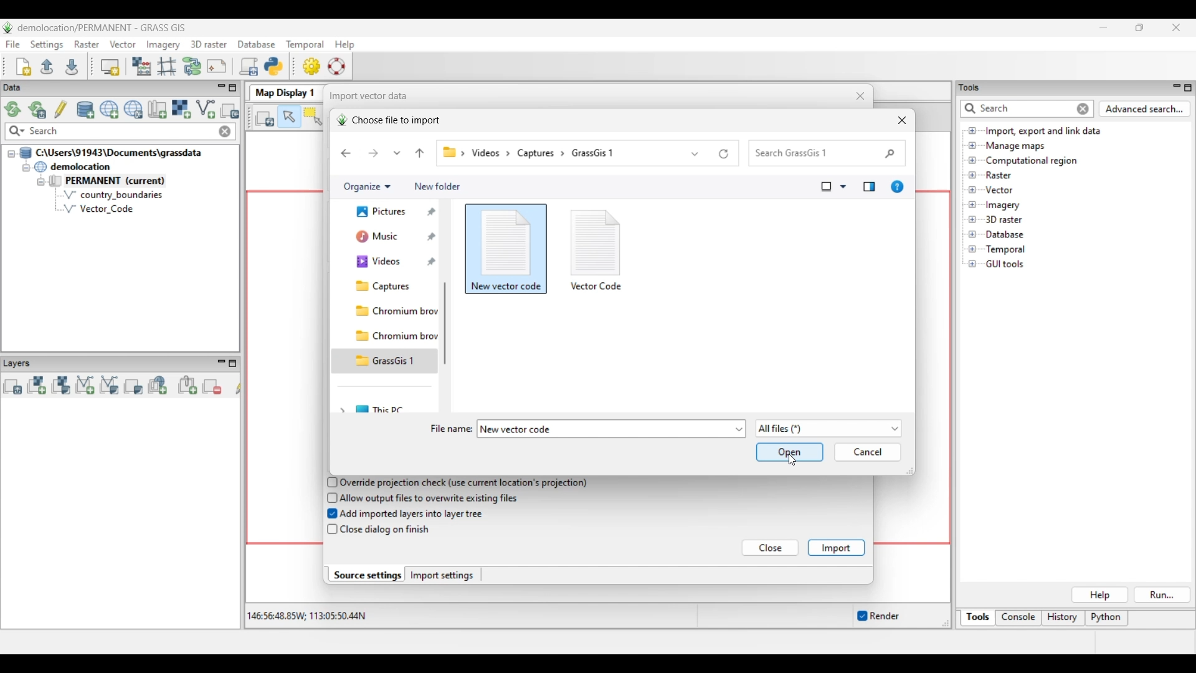 The height and width of the screenshot is (673, 1196). Describe the element at coordinates (828, 429) in the screenshot. I see `Show list of file options` at that location.